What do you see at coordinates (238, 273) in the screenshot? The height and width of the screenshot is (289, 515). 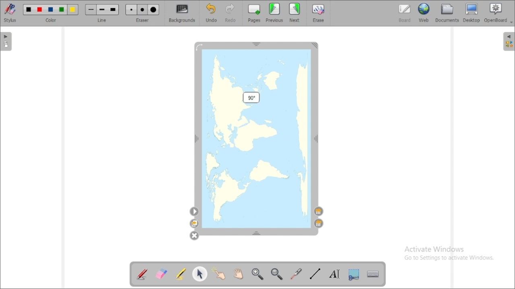 I see `scroll page` at bounding box center [238, 273].